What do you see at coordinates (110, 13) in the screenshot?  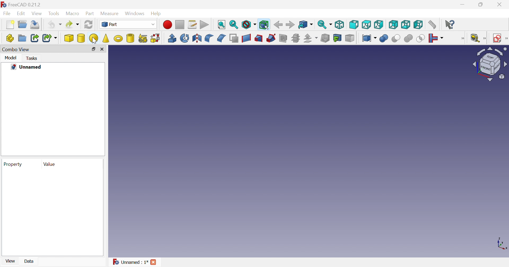 I see `Measure` at bounding box center [110, 13].